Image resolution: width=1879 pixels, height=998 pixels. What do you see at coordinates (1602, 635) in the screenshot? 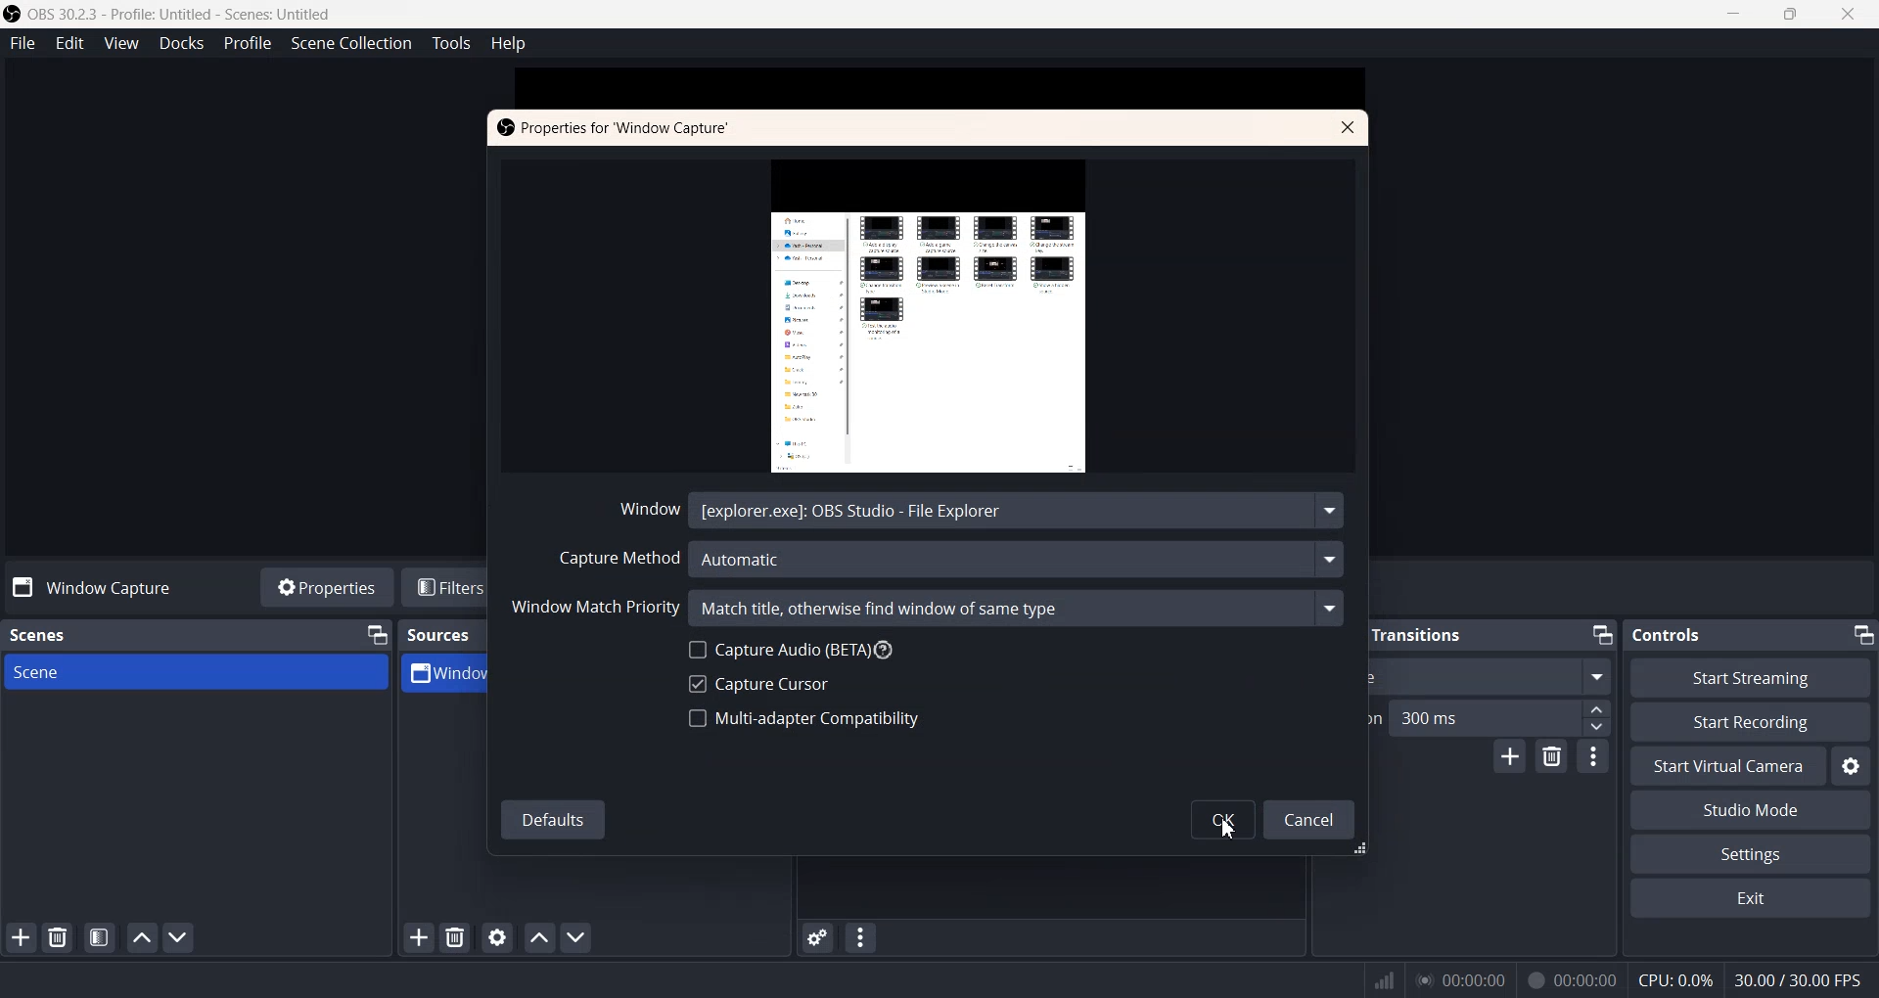
I see `Minimize` at bounding box center [1602, 635].